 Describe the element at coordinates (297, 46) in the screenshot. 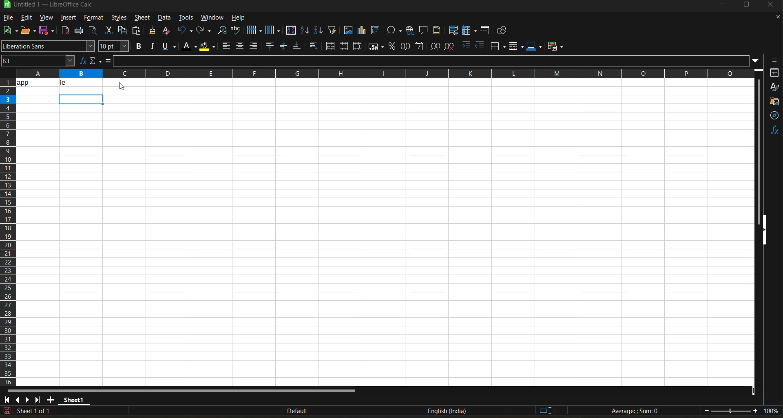

I see `align bottom` at that location.